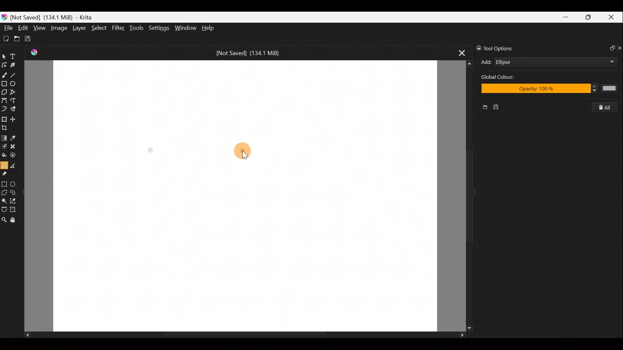 This screenshot has height=350, width=623. I want to click on Freehand path tool, so click(13, 101).